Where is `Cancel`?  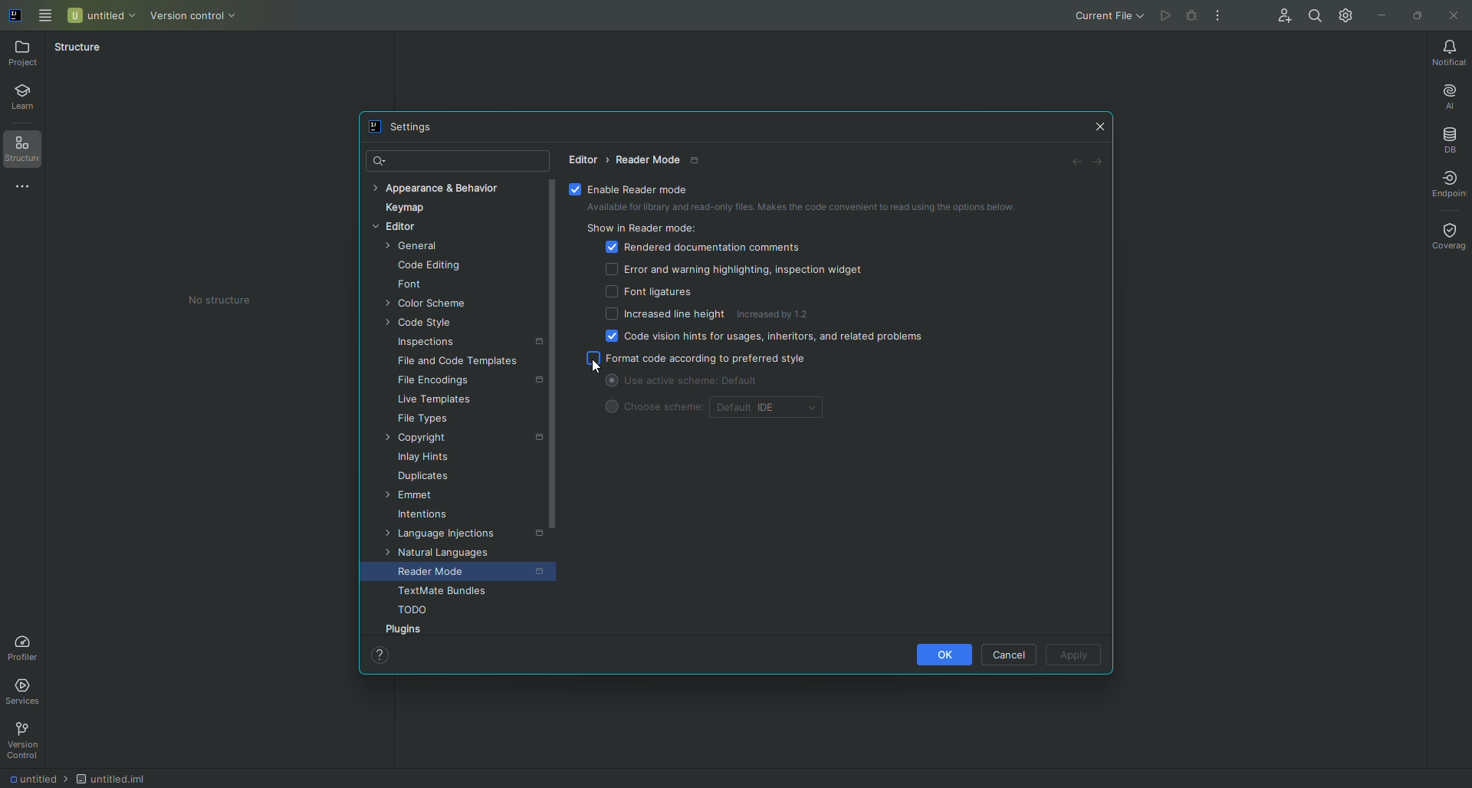 Cancel is located at coordinates (1006, 655).